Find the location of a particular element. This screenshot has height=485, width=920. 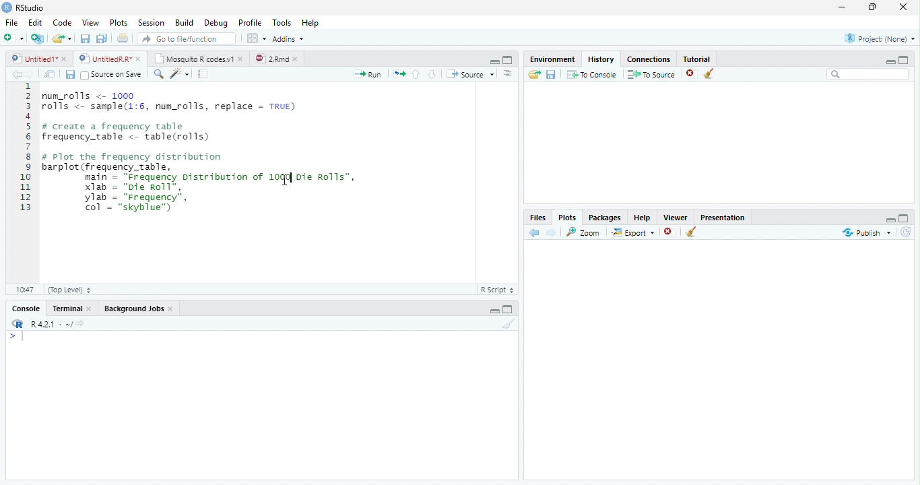

Show in new window is located at coordinates (51, 74).